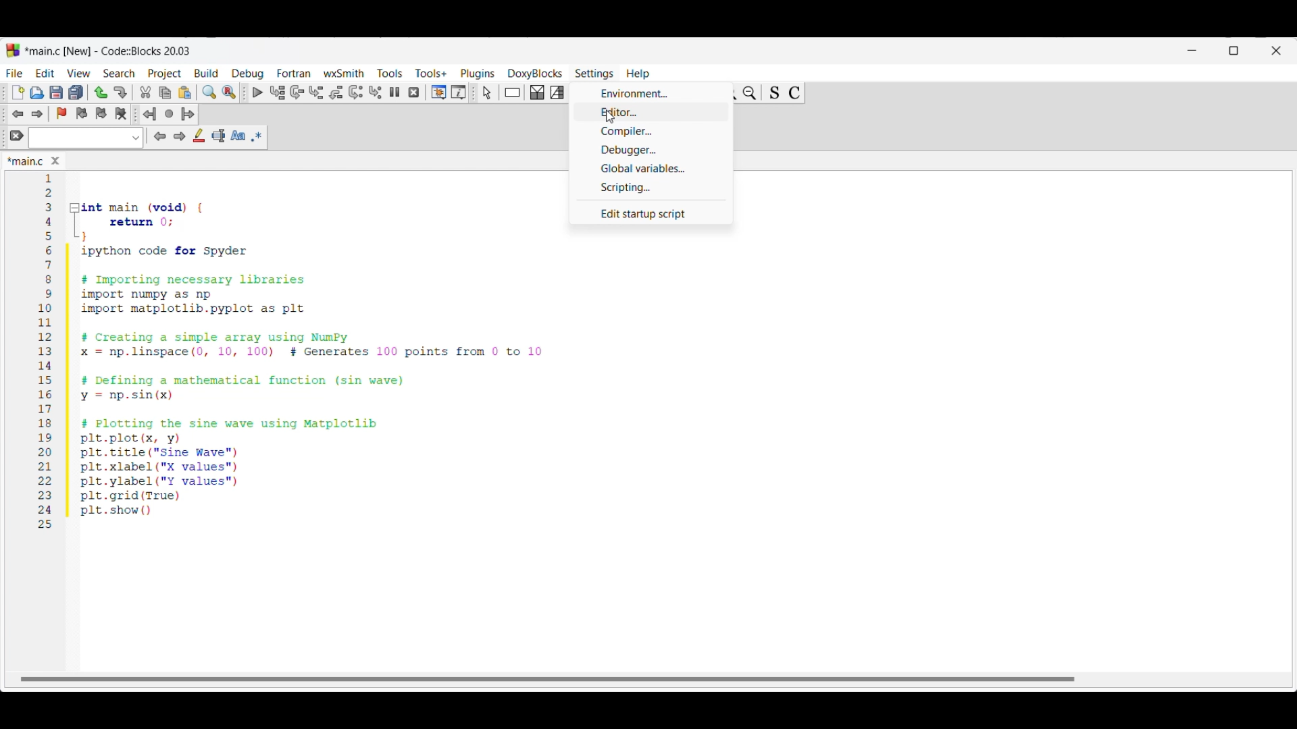 This screenshot has height=729, width=1297. I want to click on Scripting, so click(651, 188).